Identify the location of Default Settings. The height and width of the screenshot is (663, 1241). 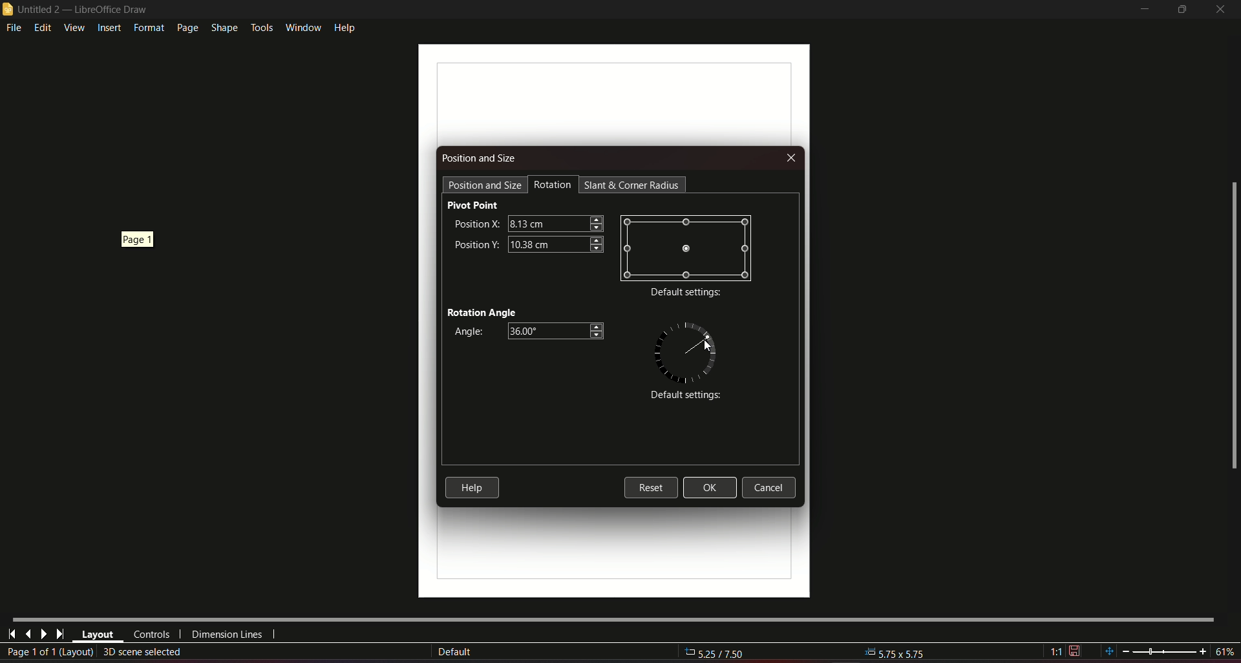
(683, 396).